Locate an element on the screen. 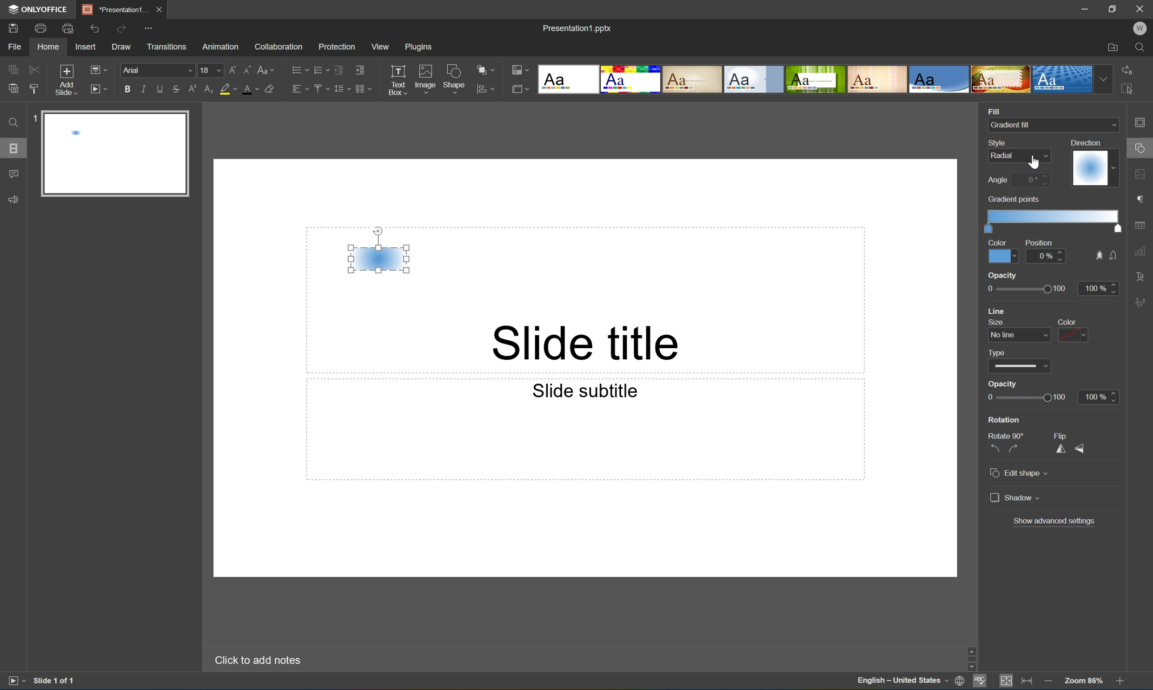  Clear style is located at coordinates (270, 88).